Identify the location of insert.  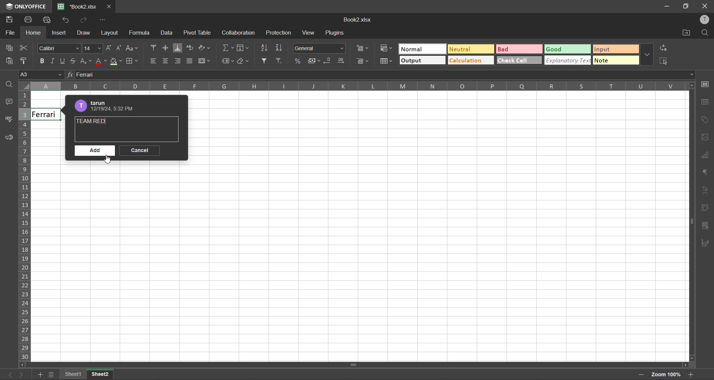
(59, 32).